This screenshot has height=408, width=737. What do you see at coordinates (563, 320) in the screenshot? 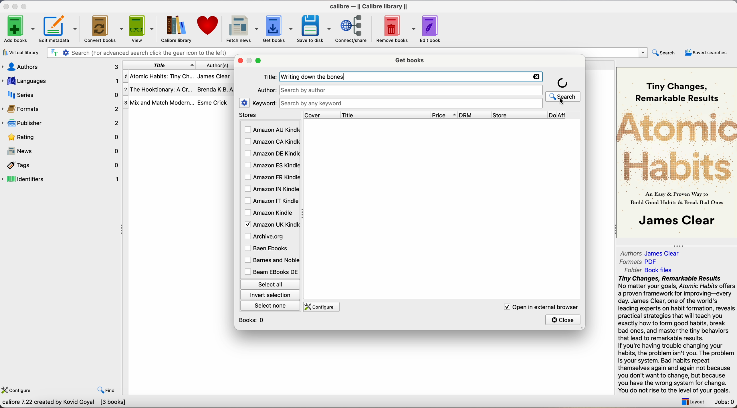
I see `close` at bounding box center [563, 320].